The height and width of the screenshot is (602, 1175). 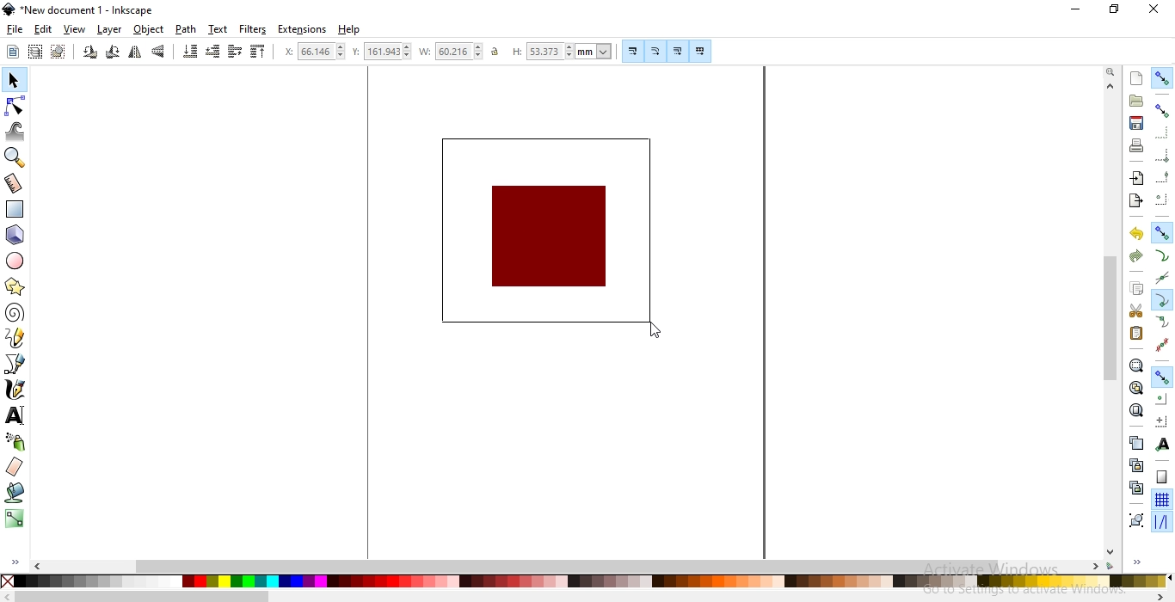 What do you see at coordinates (1134, 311) in the screenshot?
I see `cut selection` at bounding box center [1134, 311].